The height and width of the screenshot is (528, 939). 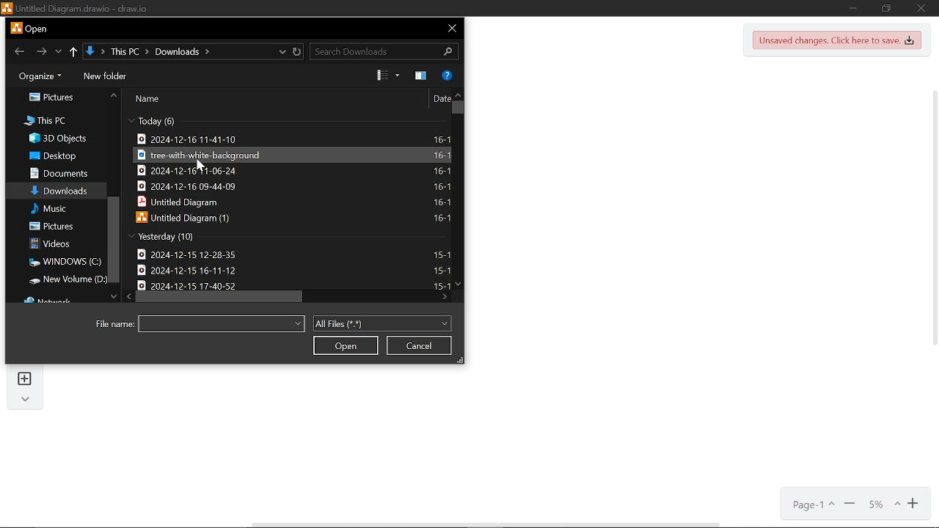 I want to click on downloads, so click(x=59, y=191).